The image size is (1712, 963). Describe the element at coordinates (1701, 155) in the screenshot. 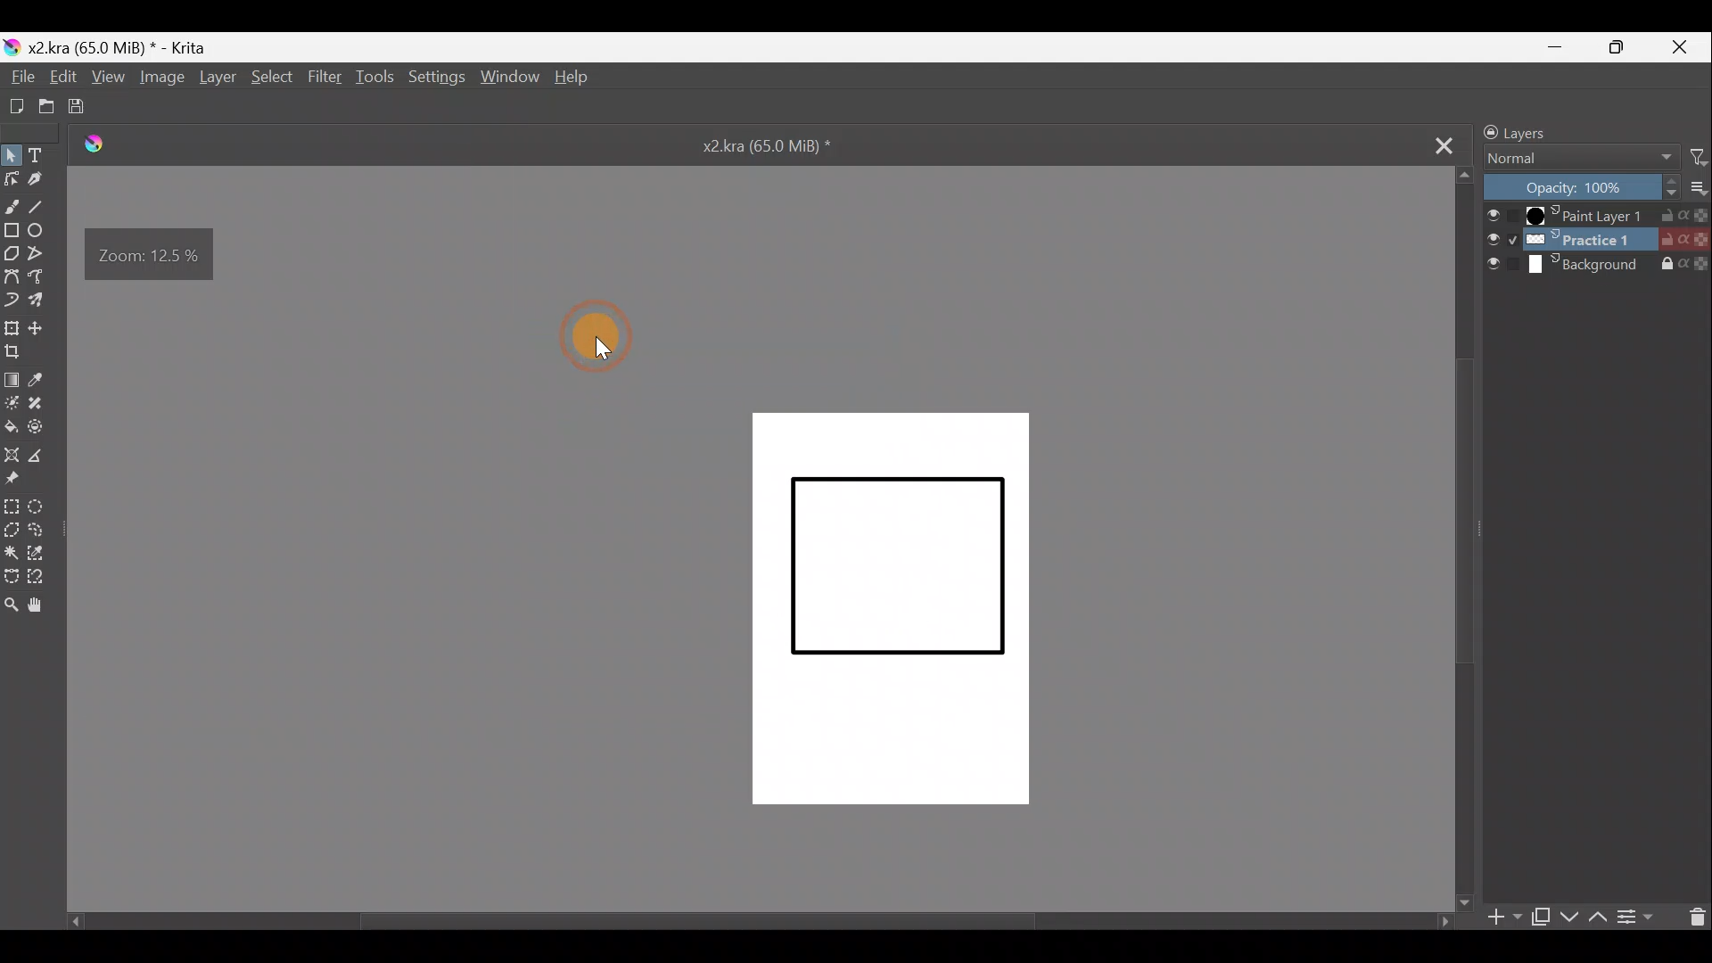

I see `Filter` at that location.